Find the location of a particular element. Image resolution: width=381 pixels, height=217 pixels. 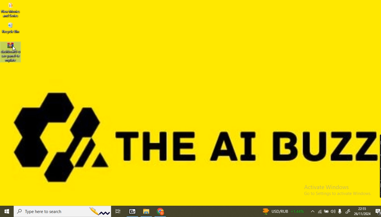

windows is located at coordinates (7, 212).